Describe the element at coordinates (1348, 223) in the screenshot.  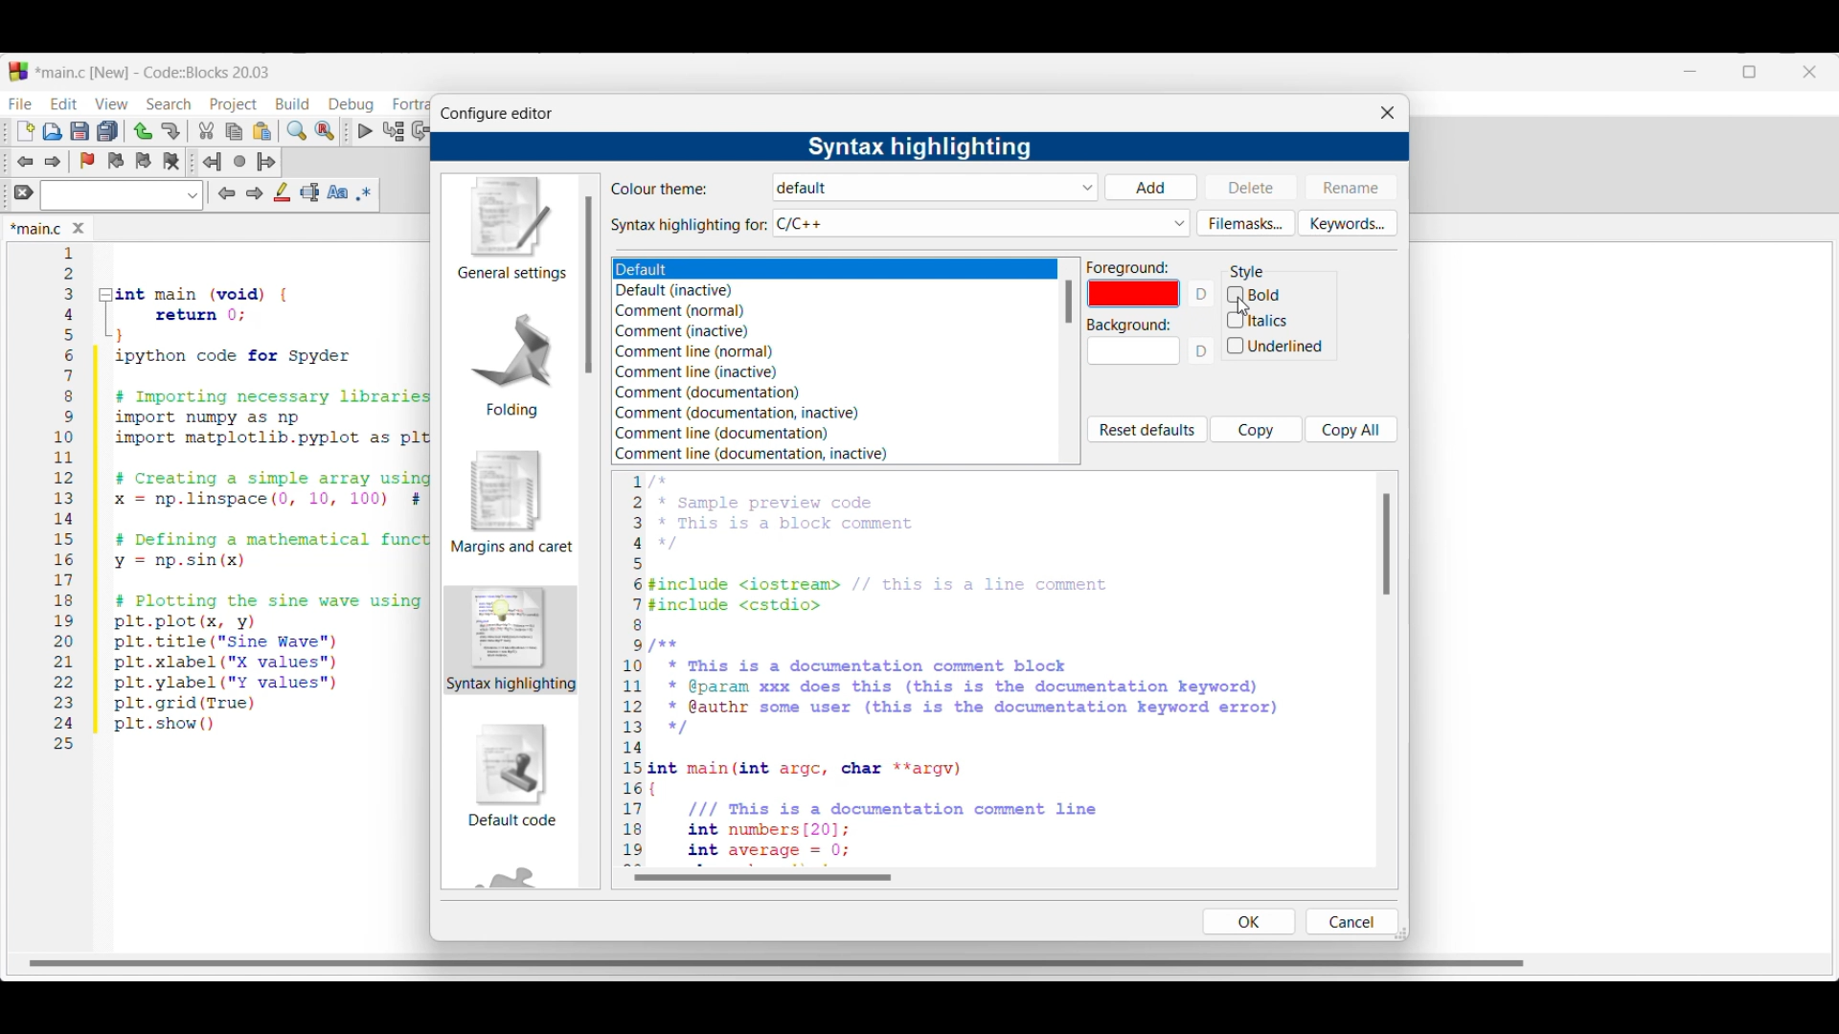
I see `Keywords` at that location.